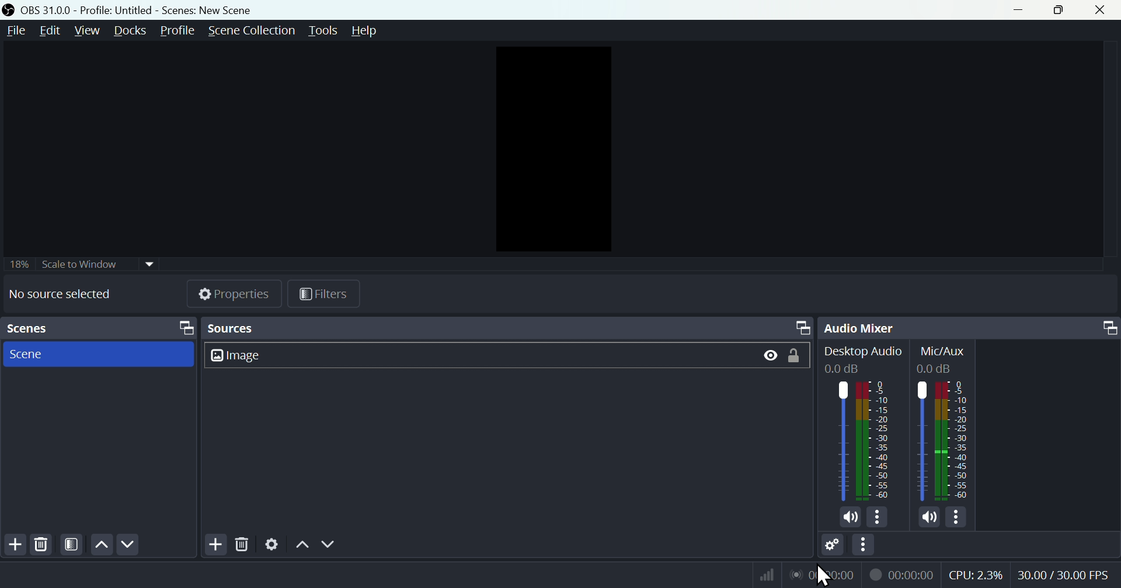 Image resolution: width=1121 pixels, height=588 pixels. I want to click on Cursor, so click(825, 573).